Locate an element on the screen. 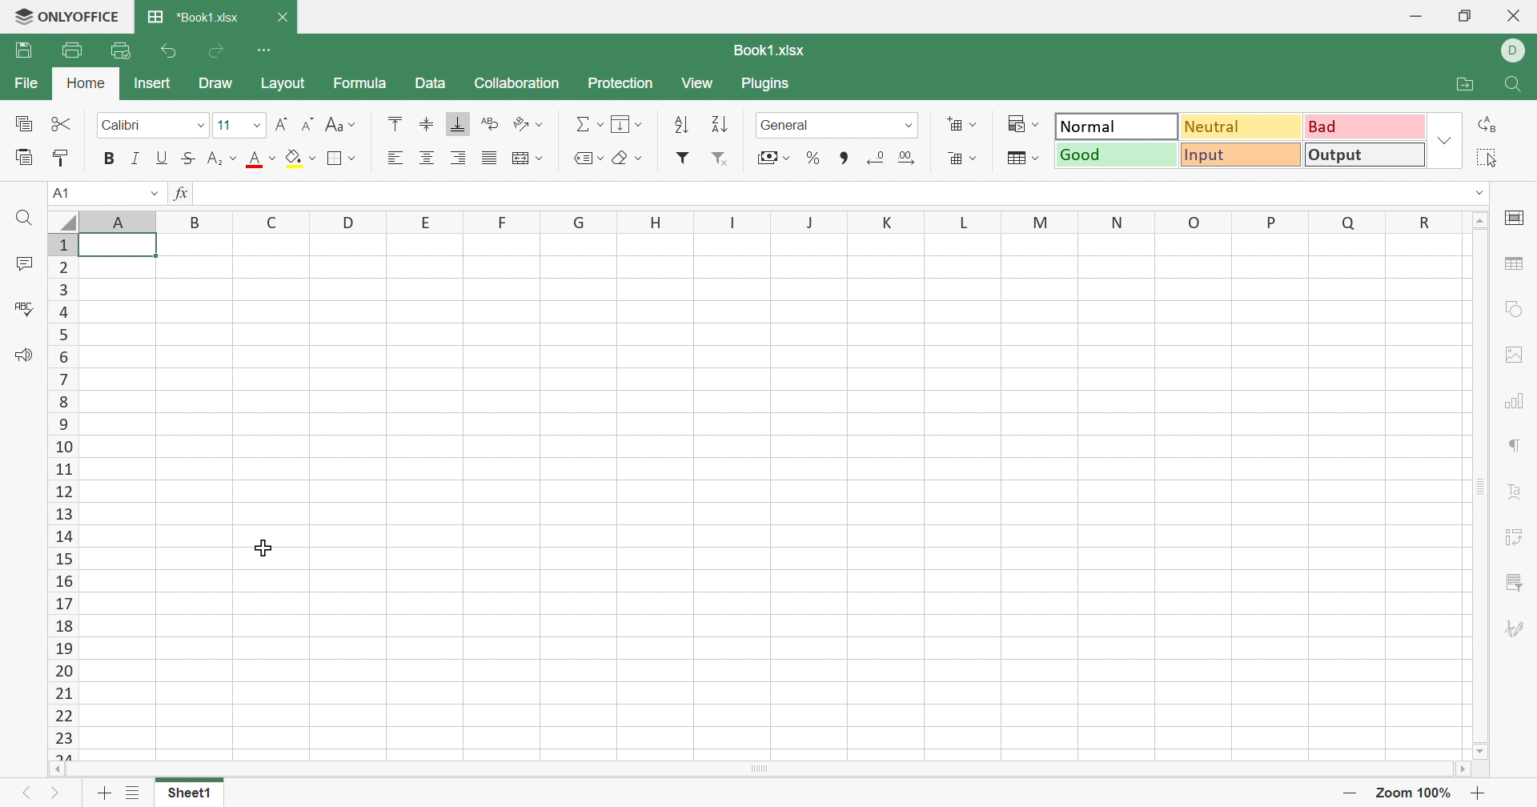 The height and width of the screenshot is (807, 1537). Scroll Bar is located at coordinates (1483, 488).